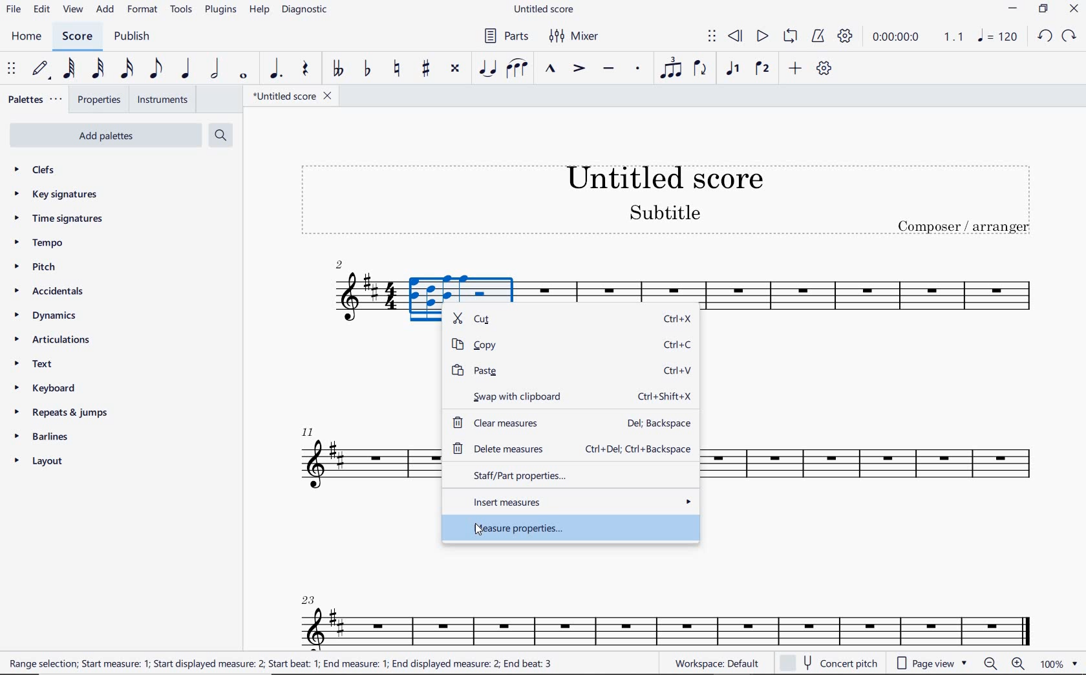  I want to click on NOTE, so click(997, 37).